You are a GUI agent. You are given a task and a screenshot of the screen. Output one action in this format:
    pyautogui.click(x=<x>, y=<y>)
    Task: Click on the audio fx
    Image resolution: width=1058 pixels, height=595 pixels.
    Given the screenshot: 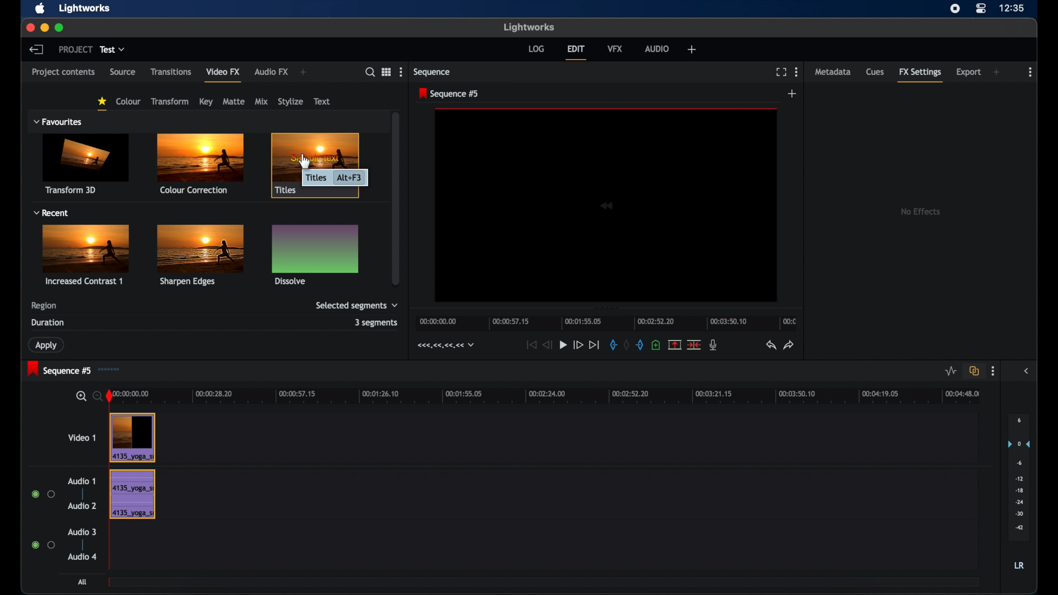 What is the action you would take?
    pyautogui.click(x=272, y=72)
    